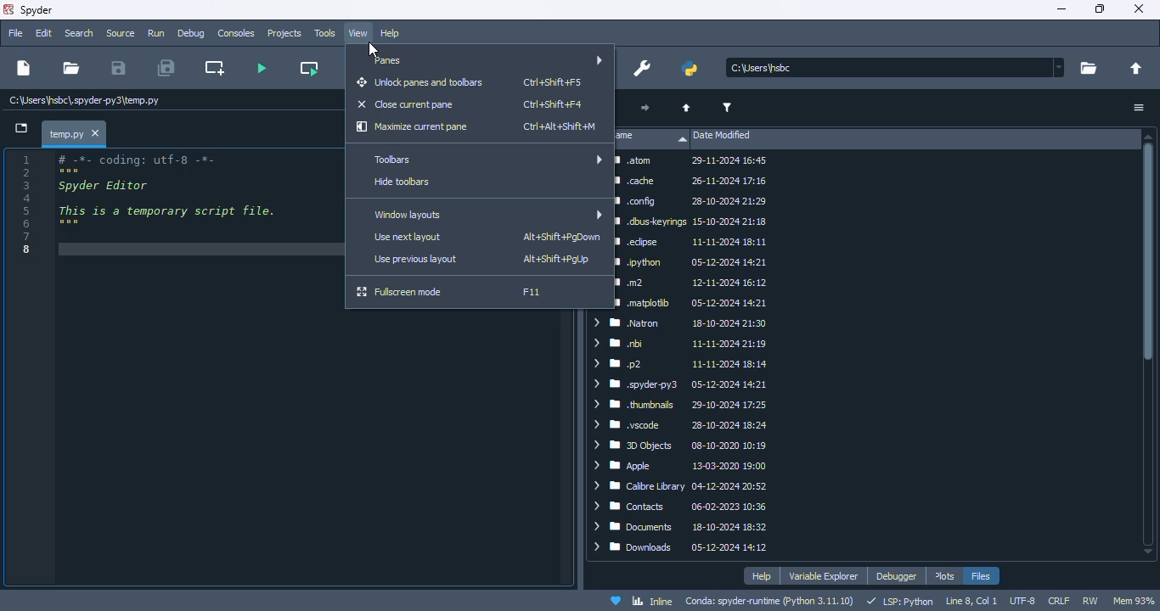 The width and height of the screenshot is (1160, 611). I want to click on next, so click(643, 108).